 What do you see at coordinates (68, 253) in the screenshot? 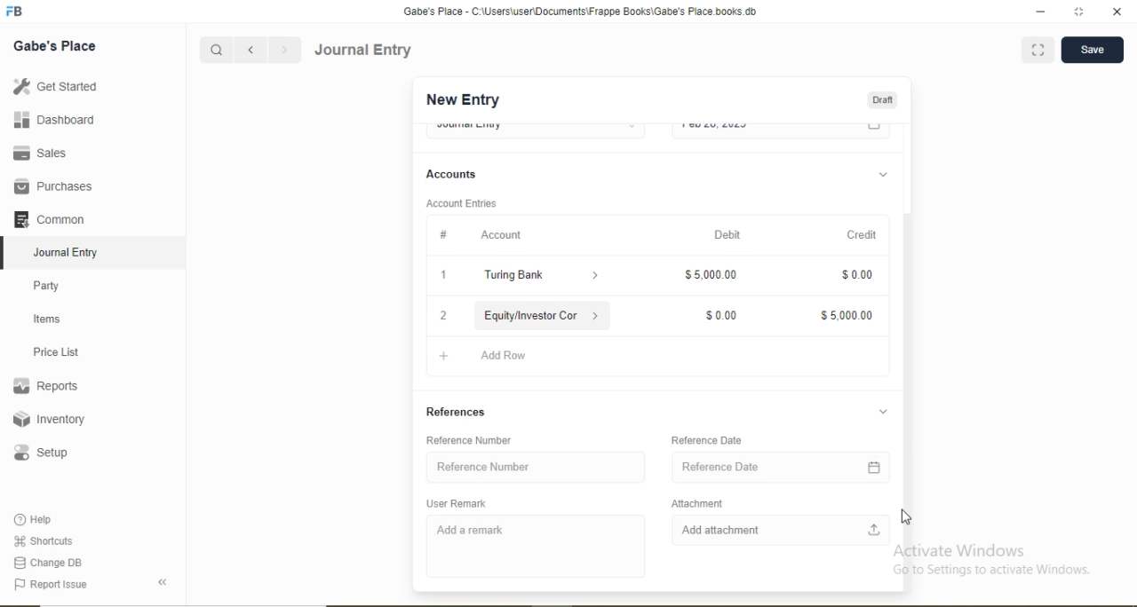
I see `Journal Entry` at bounding box center [68, 253].